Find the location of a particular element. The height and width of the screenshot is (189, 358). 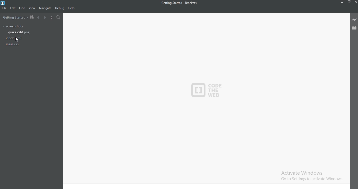

screenshots is located at coordinates (13, 27).